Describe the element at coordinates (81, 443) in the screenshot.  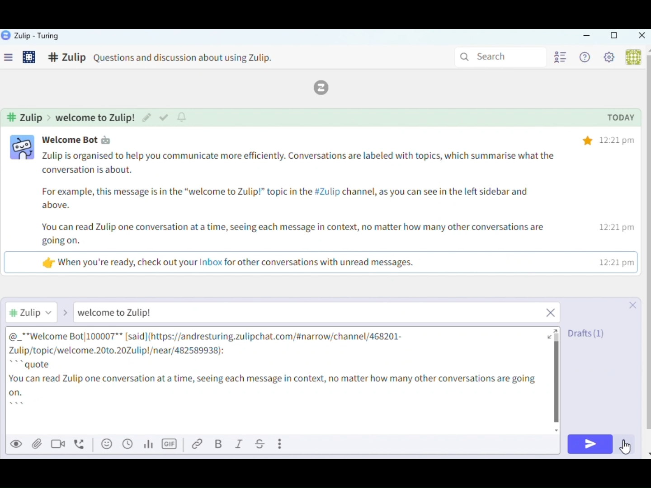
I see `VoiceCall` at that location.